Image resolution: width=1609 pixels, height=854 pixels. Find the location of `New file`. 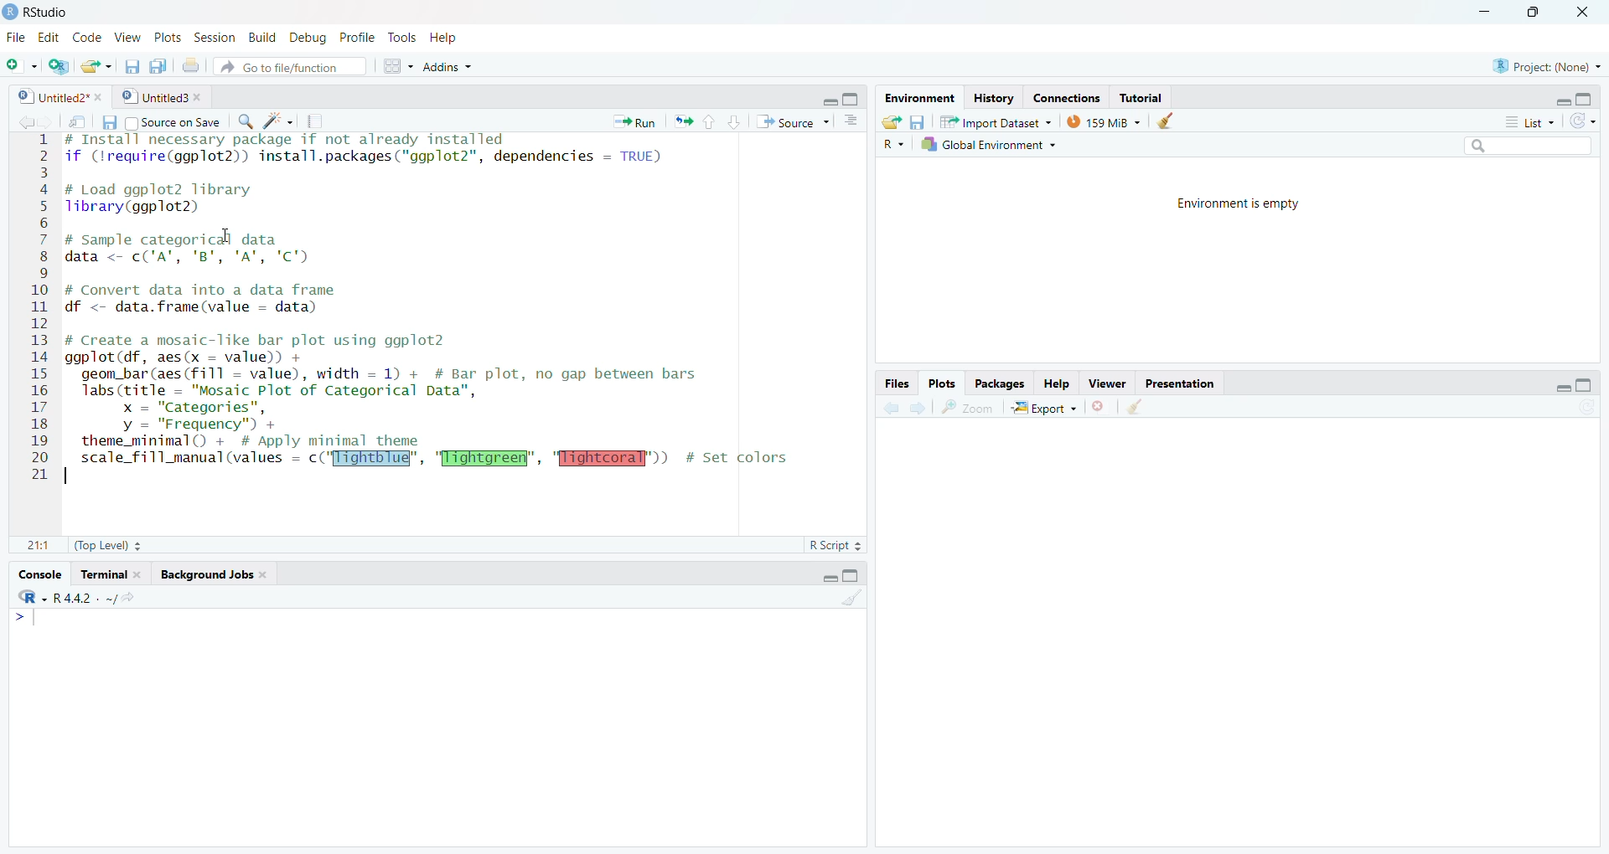

New file is located at coordinates (20, 66).